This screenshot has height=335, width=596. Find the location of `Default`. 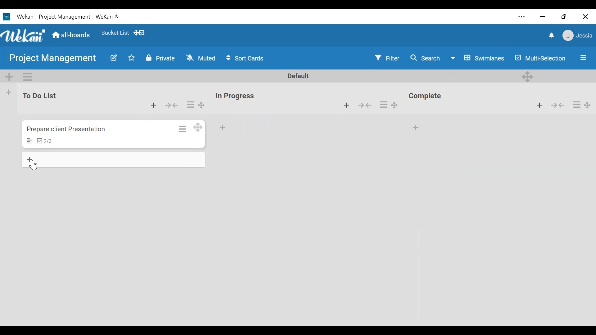

Default is located at coordinates (299, 76).